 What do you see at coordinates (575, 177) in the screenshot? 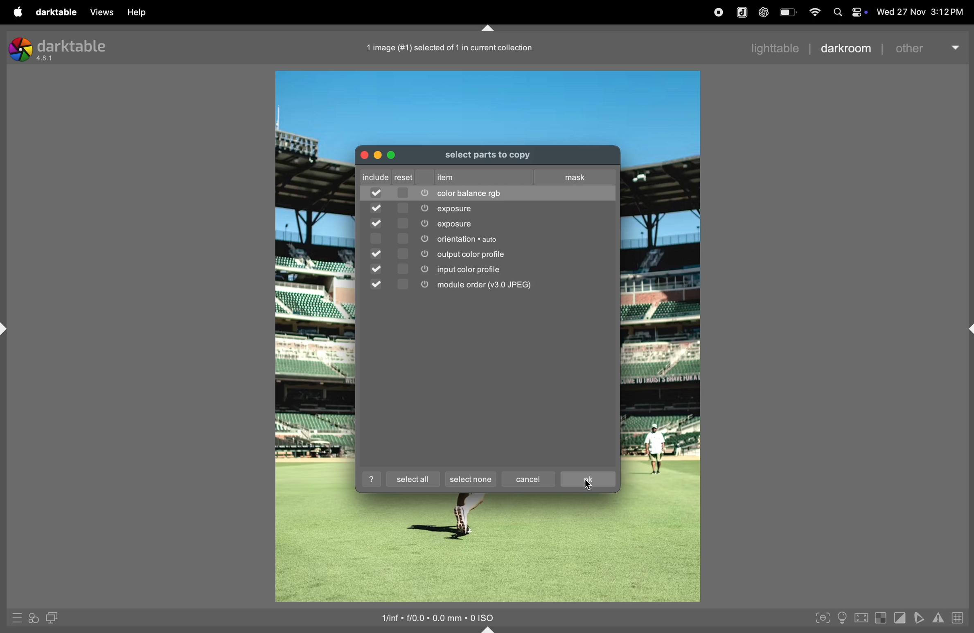
I see `mask` at bounding box center [575, 177].